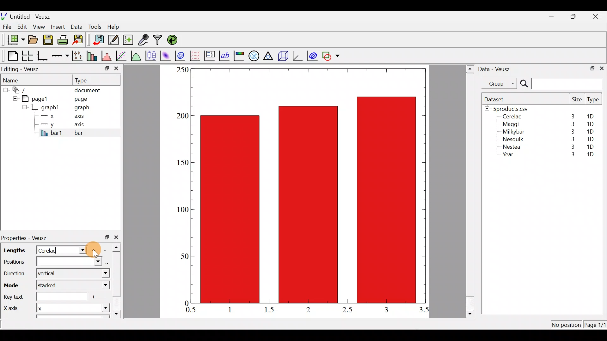 Image resolution: width=607 pixels, height=341 pixels. Describe the element at coordinates (496, 68) in the screenshot. I see `Data - Veusz` at that location.